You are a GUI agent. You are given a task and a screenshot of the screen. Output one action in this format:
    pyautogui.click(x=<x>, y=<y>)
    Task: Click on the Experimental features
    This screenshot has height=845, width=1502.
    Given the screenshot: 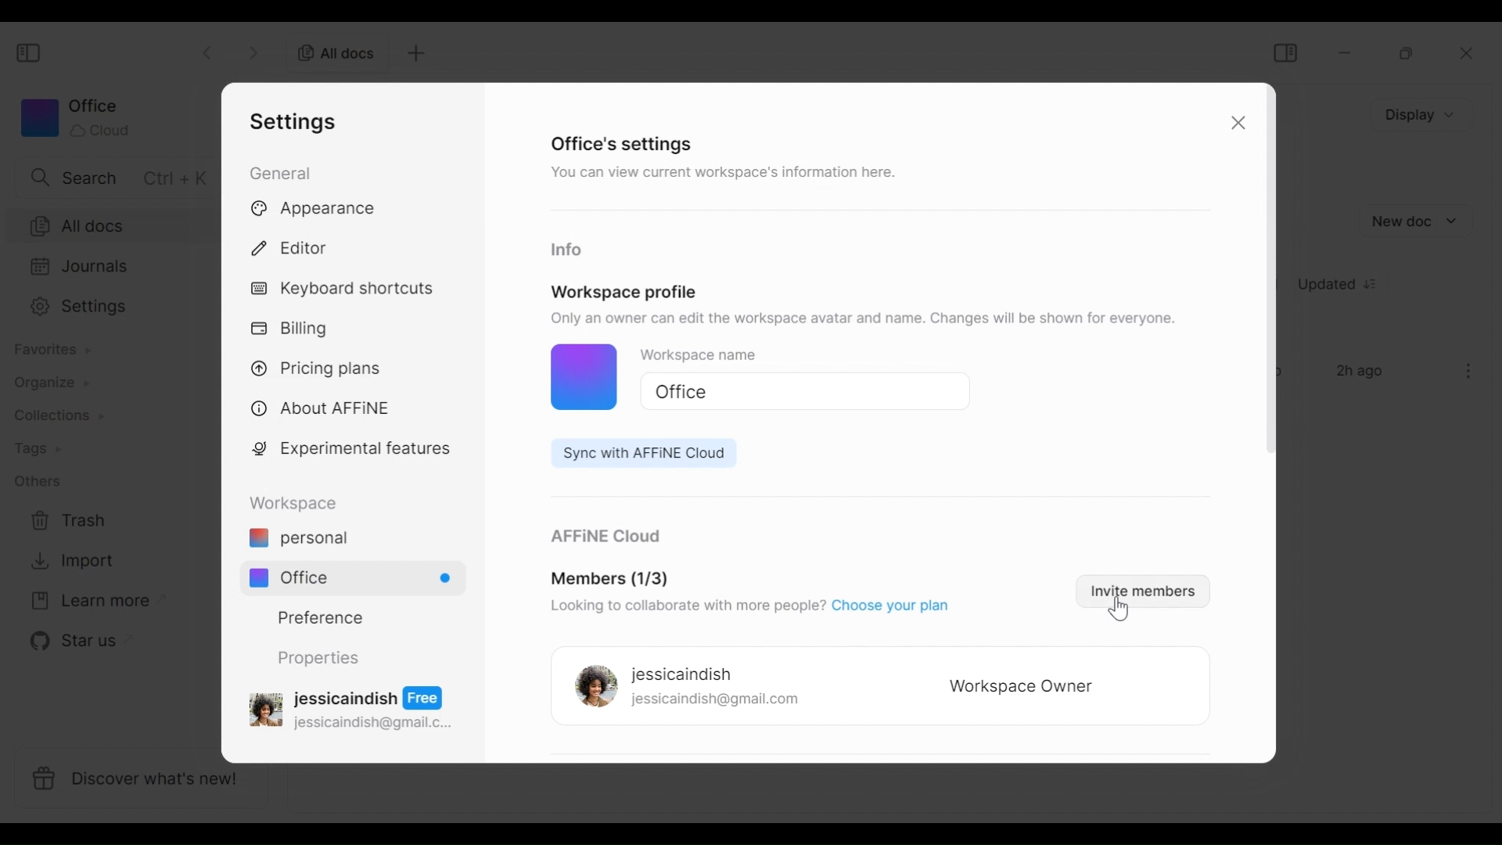 What is the action you would take?
    pyautogui.click(x=354, y=451)
    